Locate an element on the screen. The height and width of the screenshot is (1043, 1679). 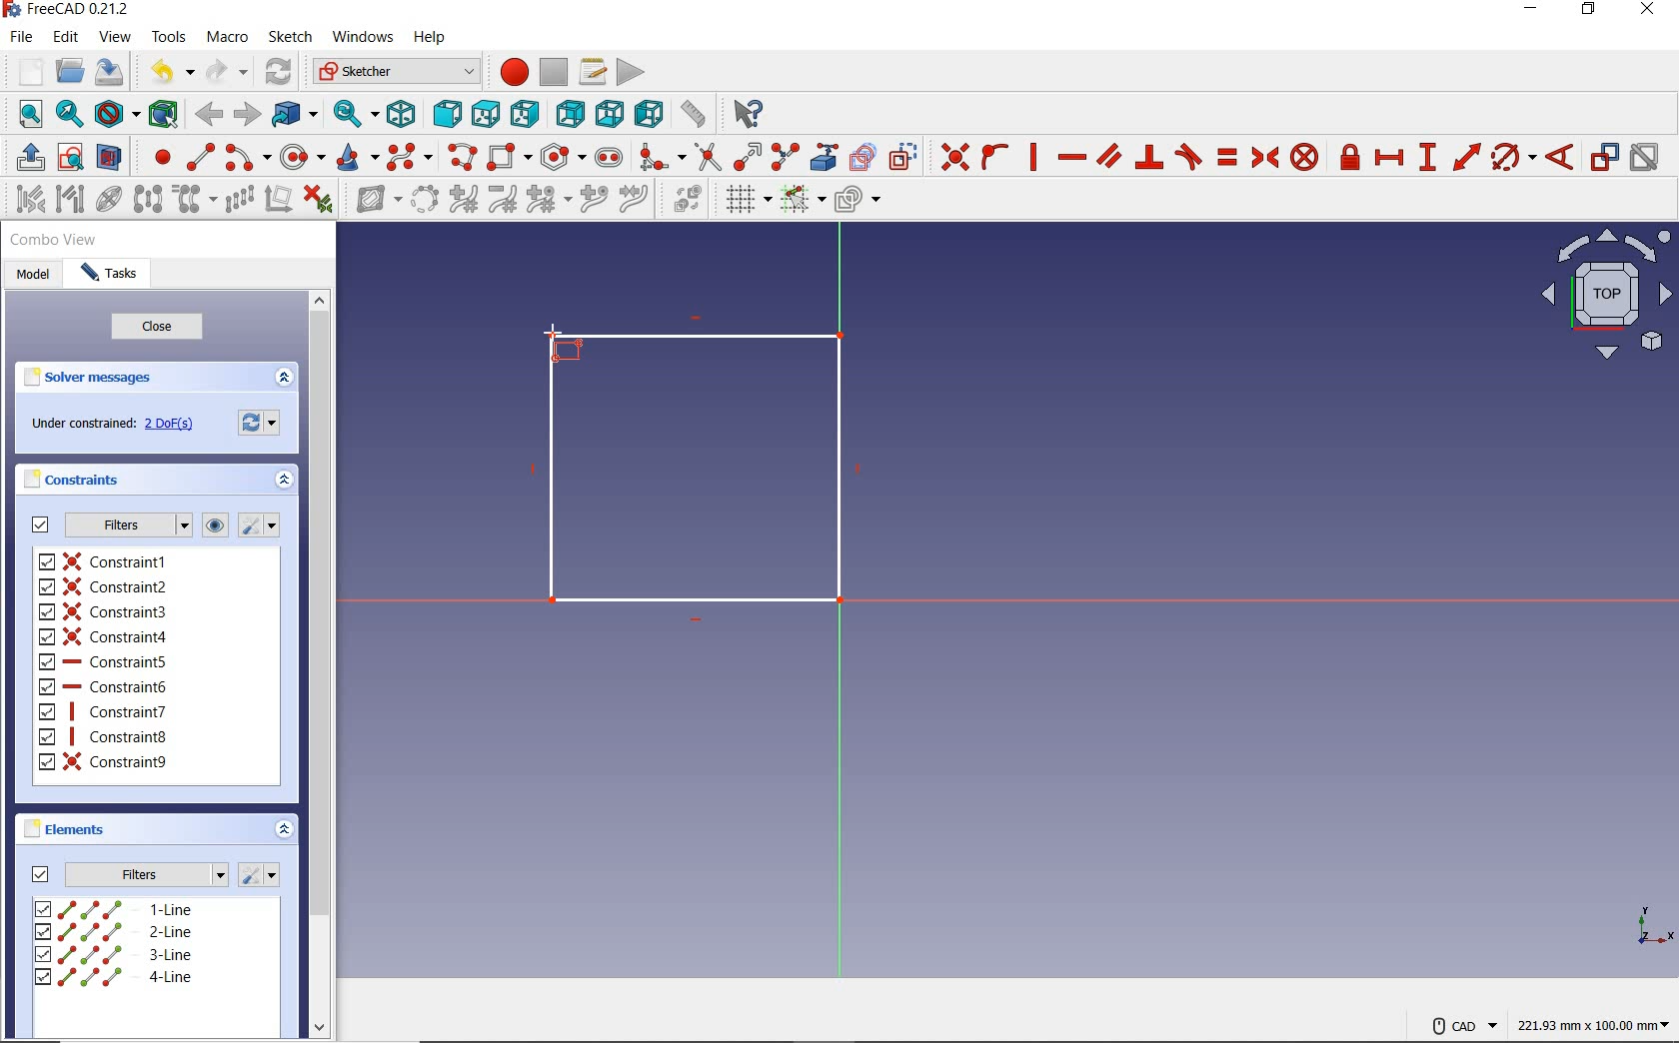
fit selection is located at coordinates (70, 116).